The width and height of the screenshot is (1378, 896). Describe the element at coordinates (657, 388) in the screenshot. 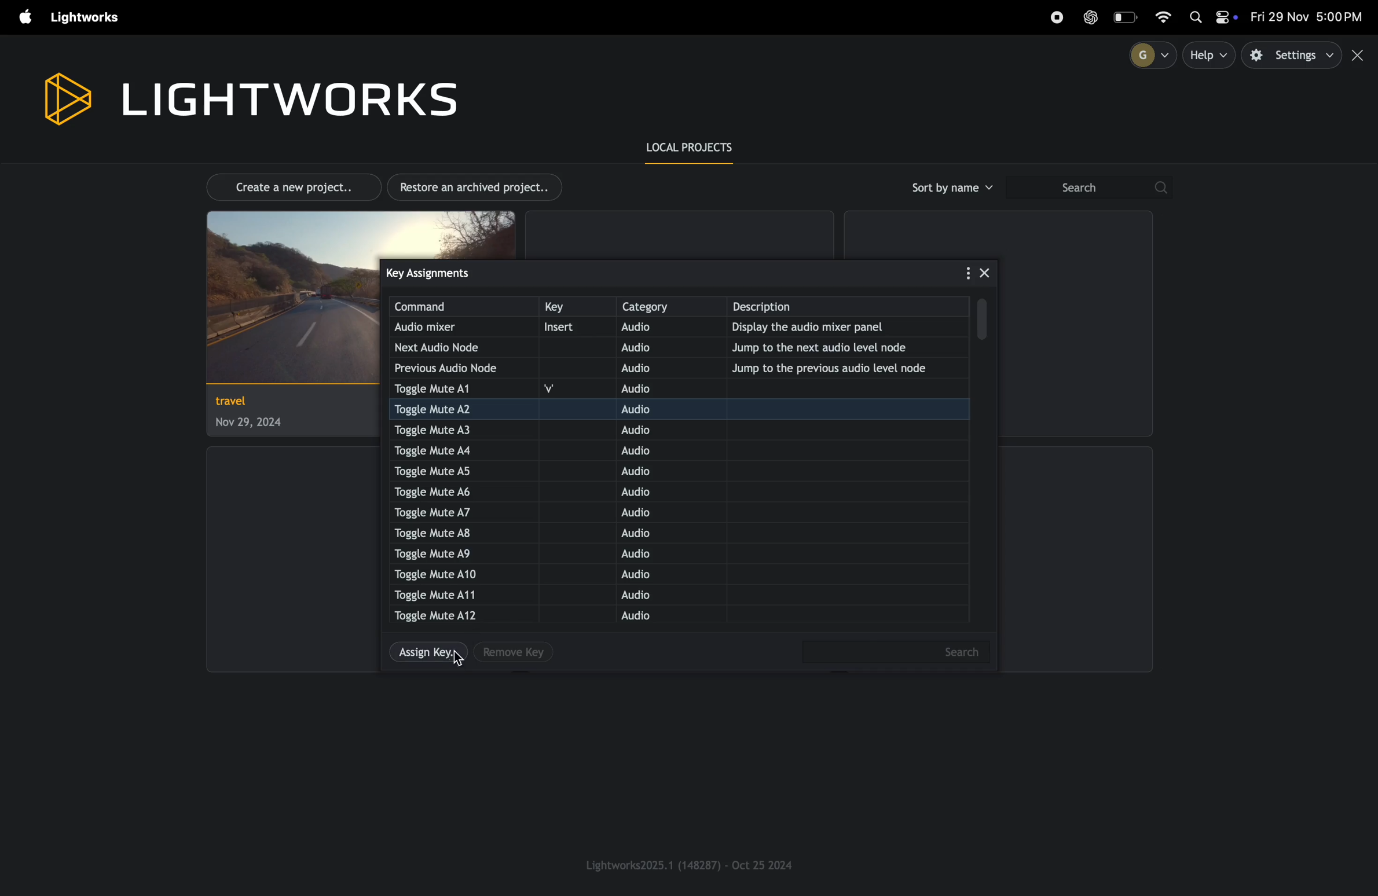

I see `audio` at that location.